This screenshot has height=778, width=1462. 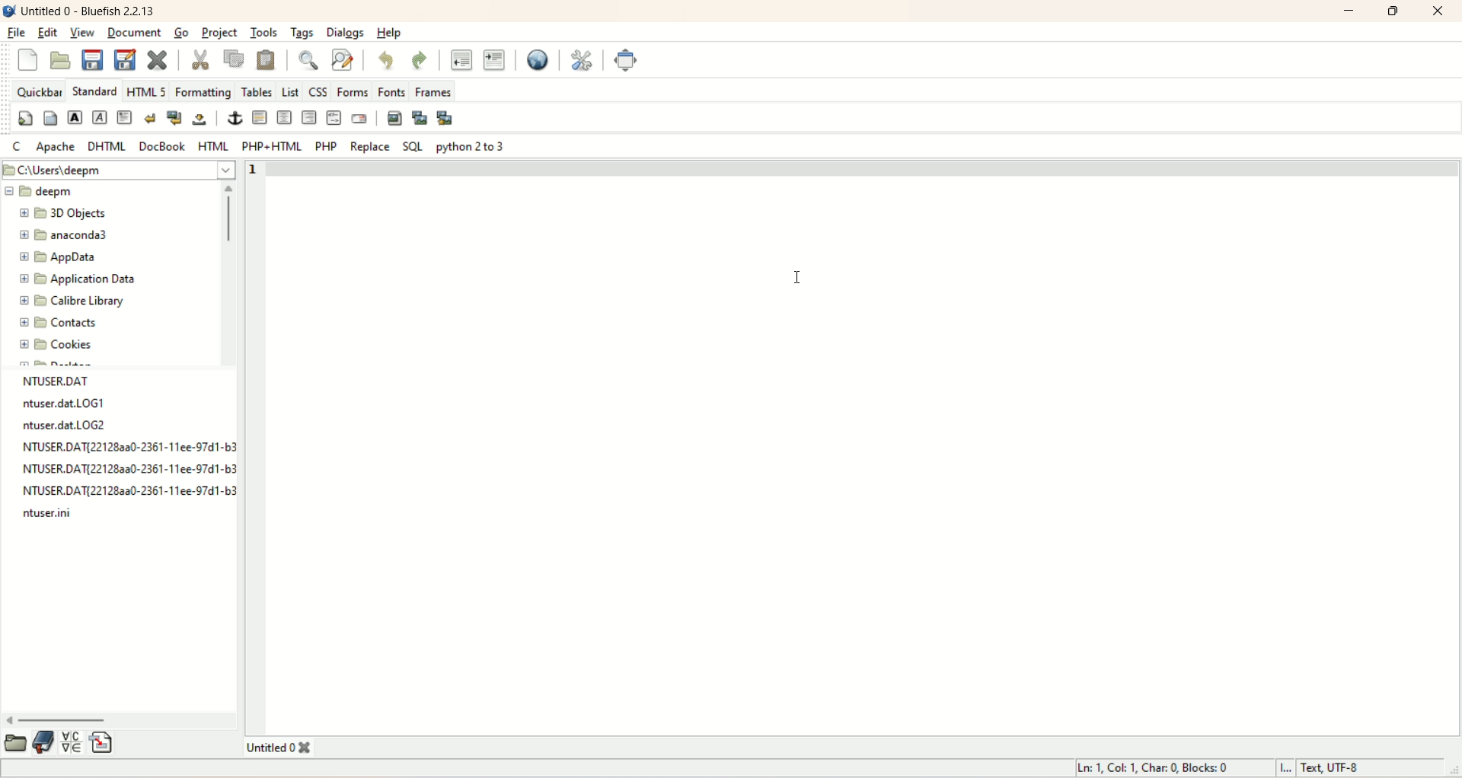 What do you see at coordinates (433, 90) in the screenshot?
I see `frames` at bounding box center [433, 90].